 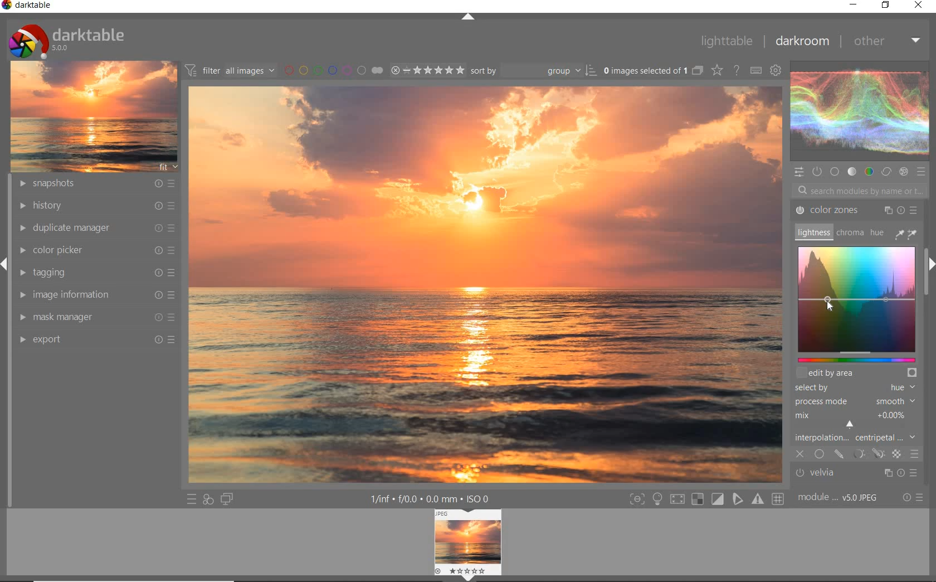 What do you see at coordinates (858, 372) in the screenshot?
I see `EDIT BY AREA` at bounding box center [858, 372].